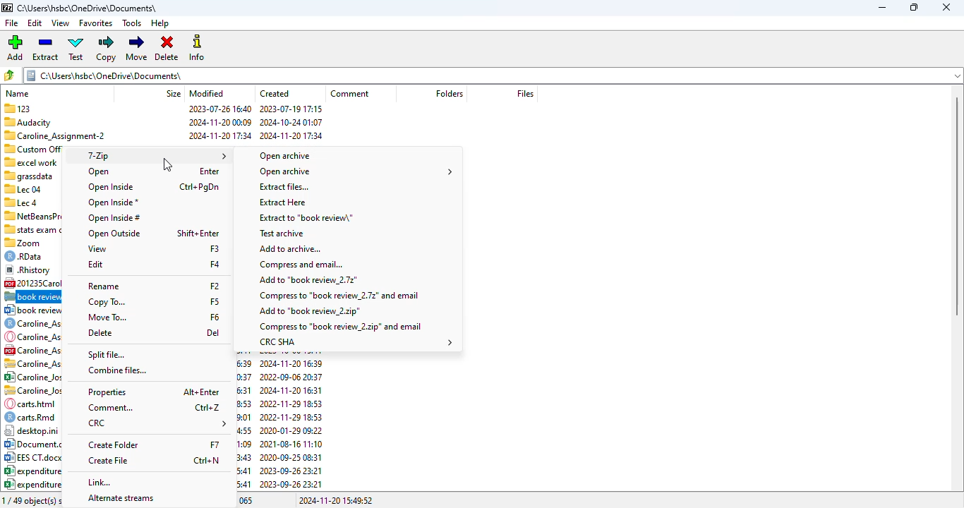 The height and width of the screenshot is (508, 964). What do you see at coordinates (112, 202) in the screenshot?
I see `open inside*` at bounding box center [112, 202].